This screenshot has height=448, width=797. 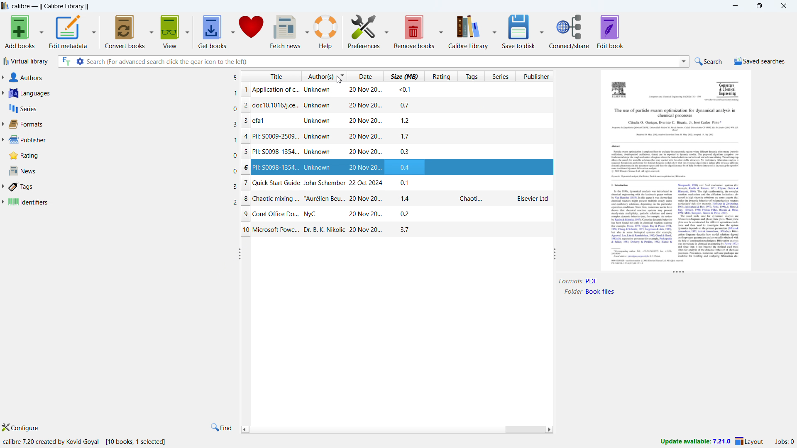 What do you see at coordinates (760, 6) in the screenshot?
I see `maximize` at bounding box center [760, 6].